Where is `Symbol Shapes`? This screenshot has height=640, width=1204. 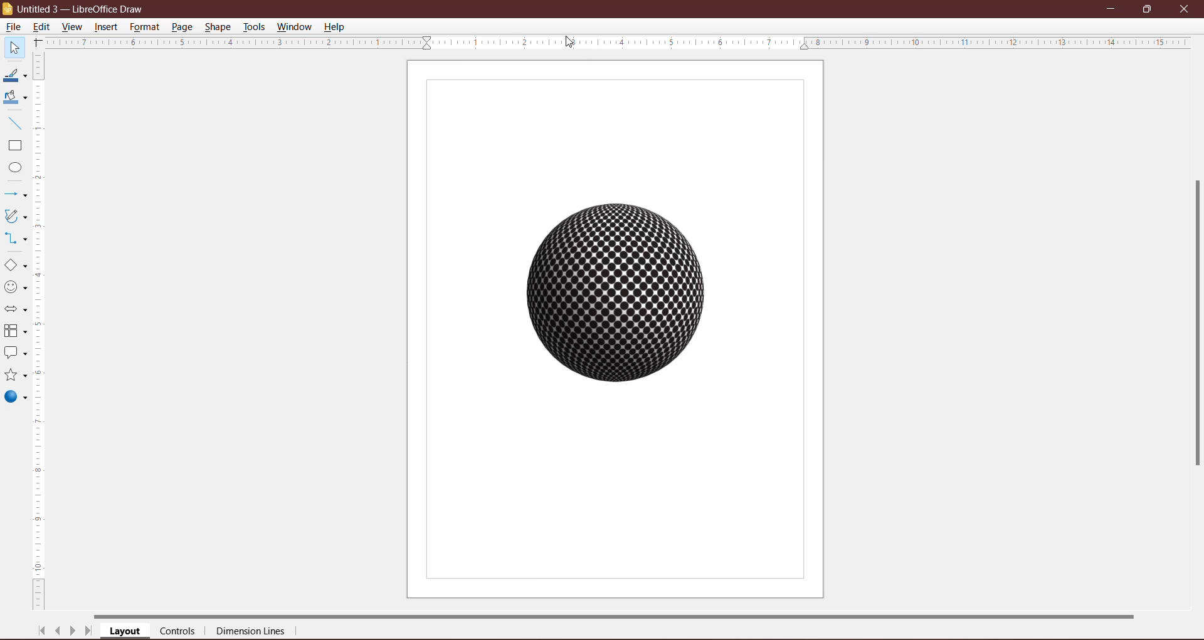 Symbol Shapes is located at coordinates (15, 287).